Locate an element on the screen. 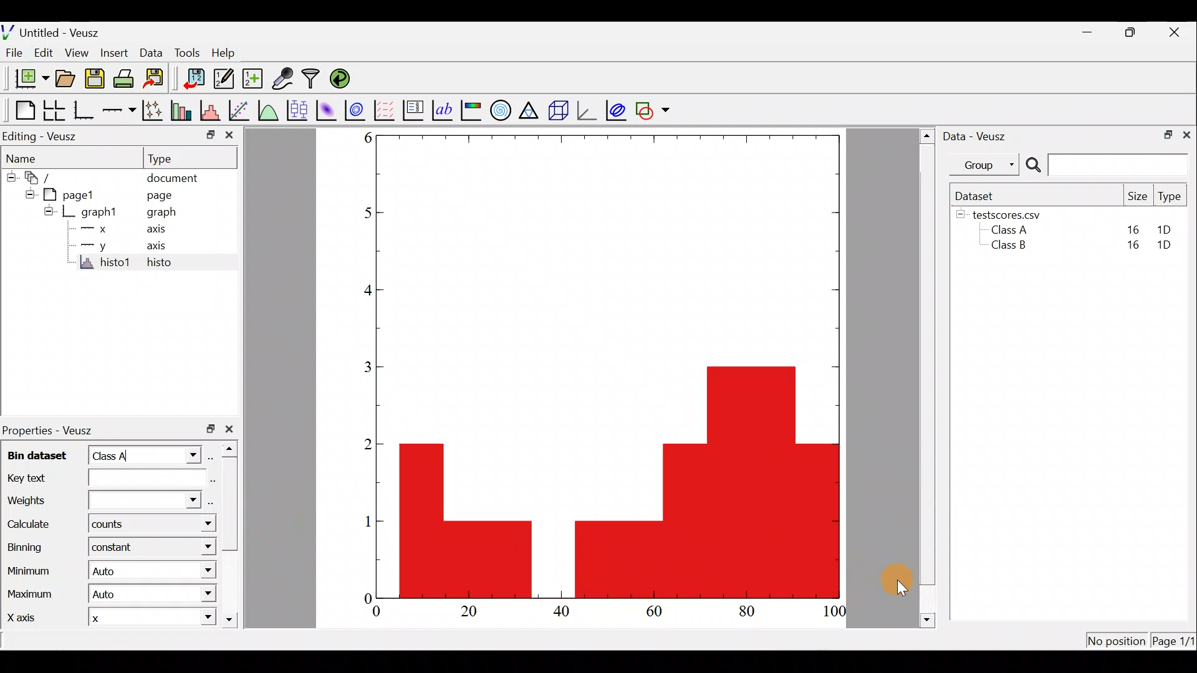 The width and height of the screenshot is (1197, 673). constant is located at coordinates (117, 548).